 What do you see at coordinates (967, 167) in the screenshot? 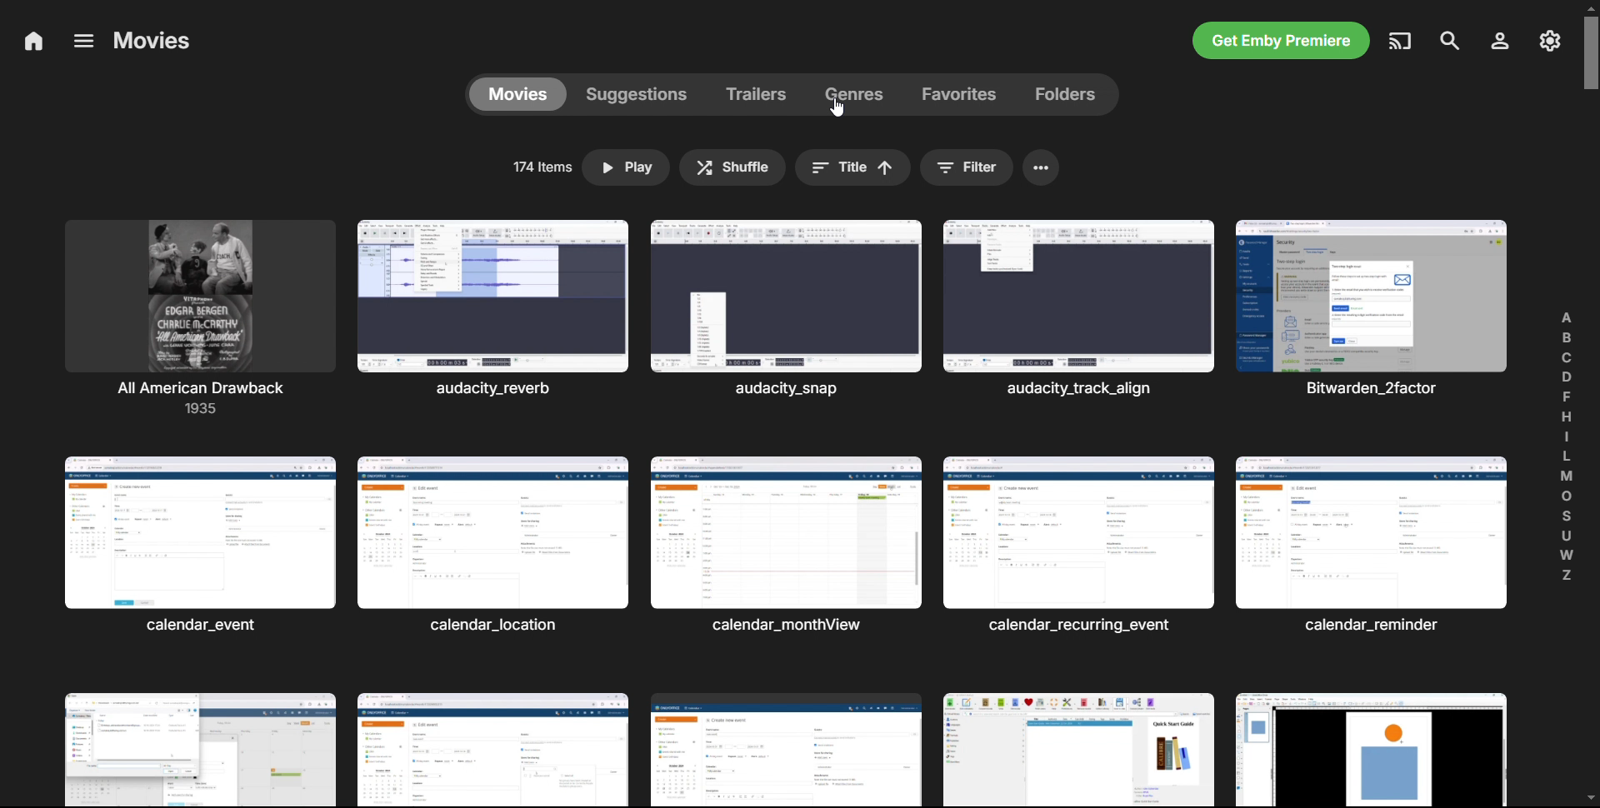
I see `filter` at bounding box center [967, 167].